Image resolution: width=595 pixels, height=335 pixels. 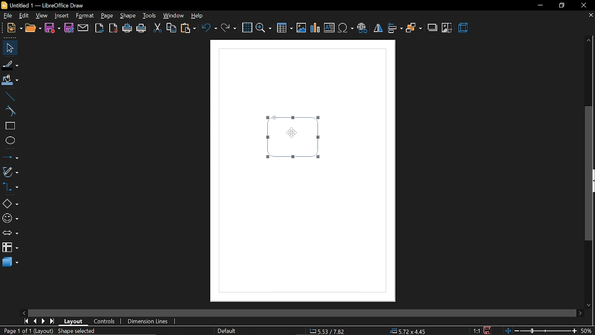 I want to click on print, so click(x=142, y=30).